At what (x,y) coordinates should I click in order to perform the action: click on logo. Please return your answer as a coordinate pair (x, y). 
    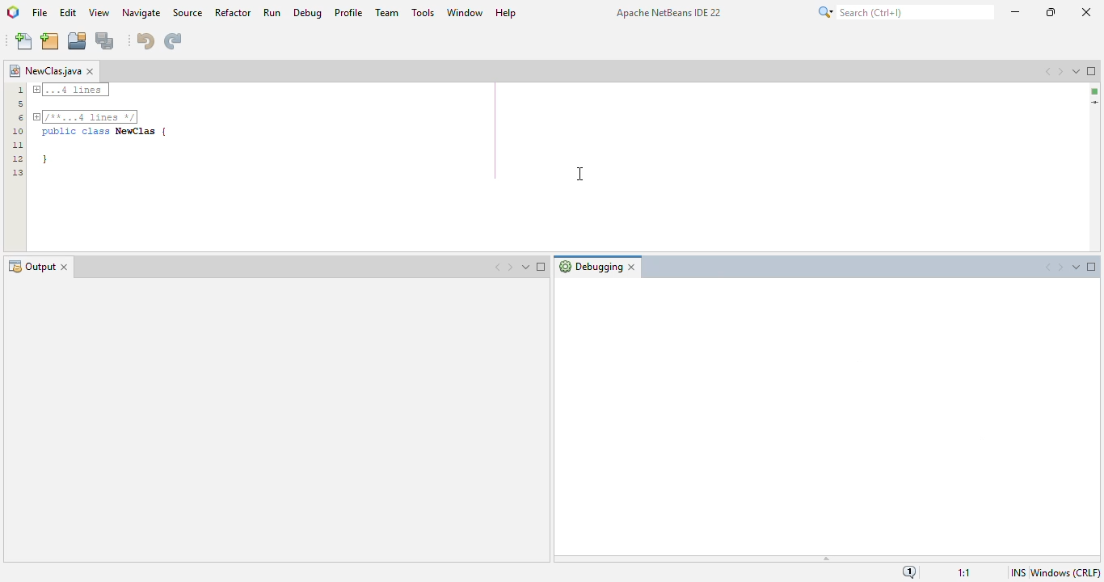
    Looking at the image, I should click on (14, 13).